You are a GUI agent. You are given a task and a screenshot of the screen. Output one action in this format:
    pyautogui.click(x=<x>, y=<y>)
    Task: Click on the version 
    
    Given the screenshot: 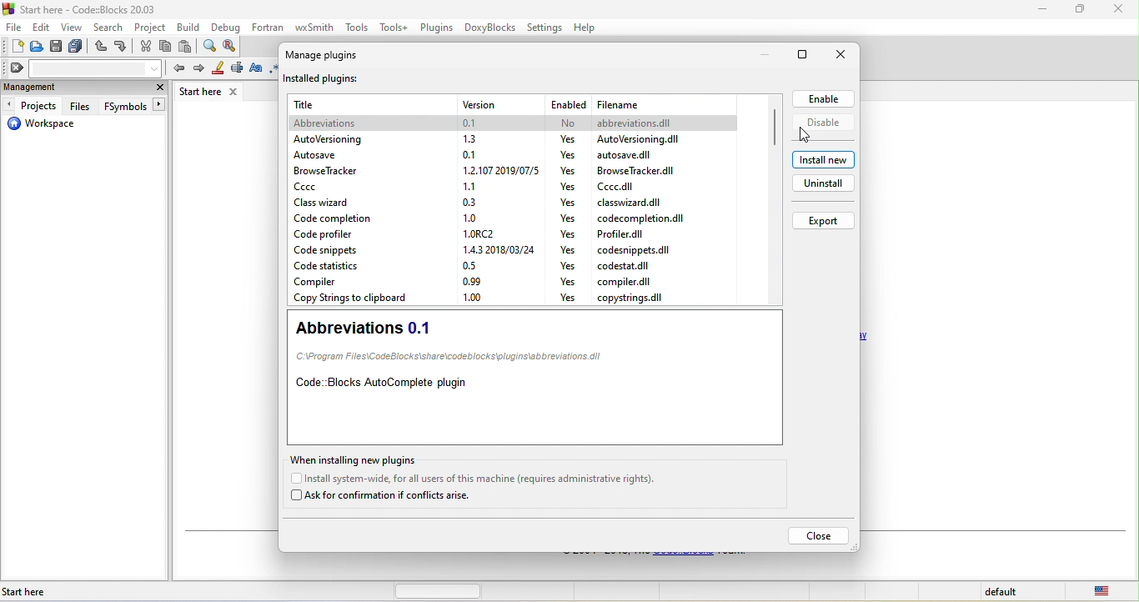 What is the action you would take?
    pyautogui.click(x=473, y=295)
    